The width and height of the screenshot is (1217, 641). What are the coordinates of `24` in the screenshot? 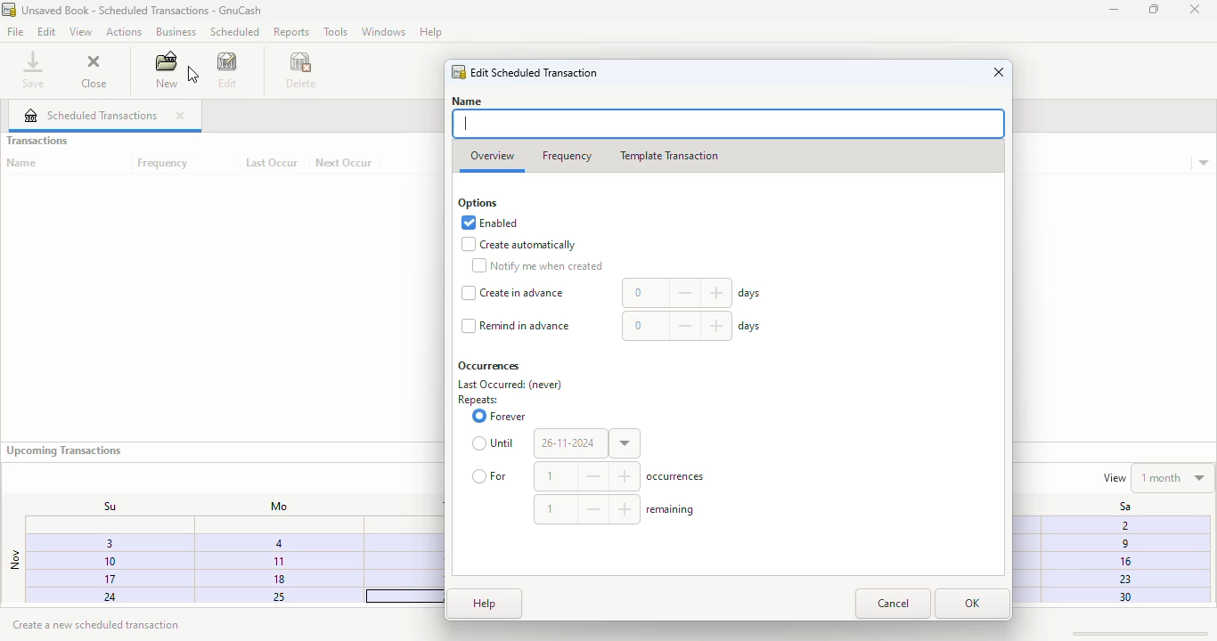 It's located at (92, 597).